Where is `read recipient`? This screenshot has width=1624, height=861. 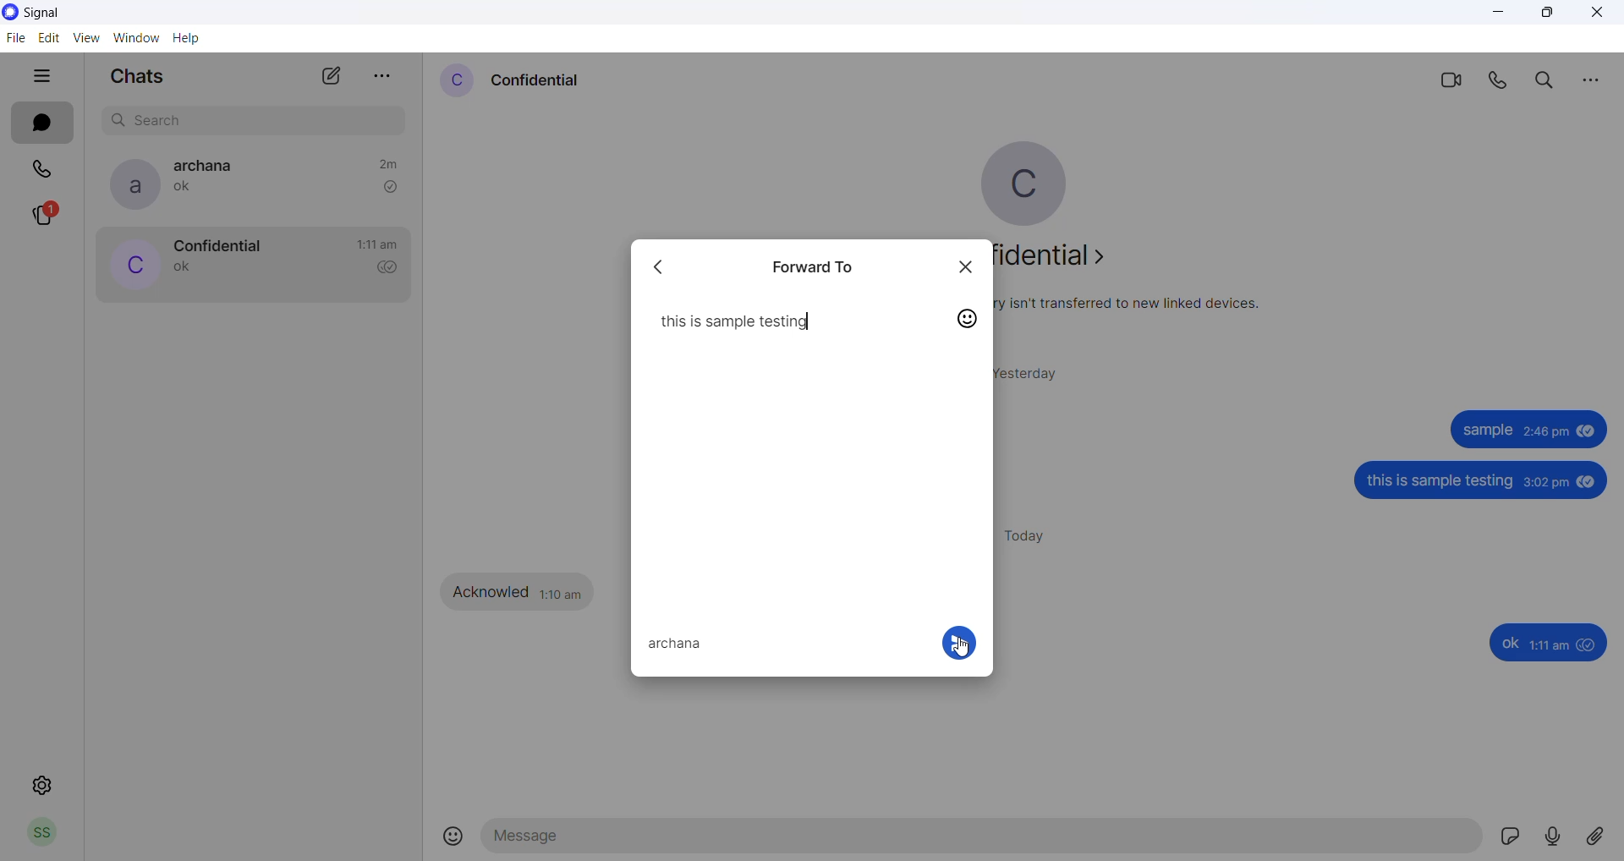 read recipient is located at coordinates (392, 269).